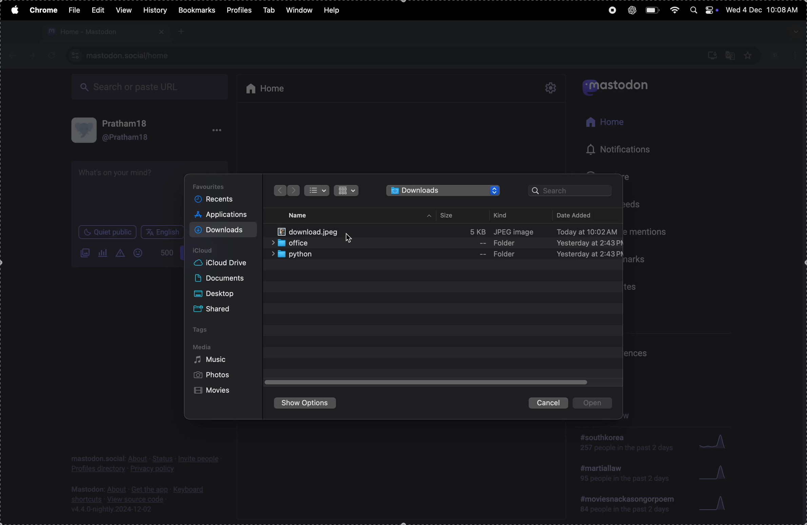 The width and height of the screenshot is (807, 525). I want to click on Search box url, so click(152, 88).